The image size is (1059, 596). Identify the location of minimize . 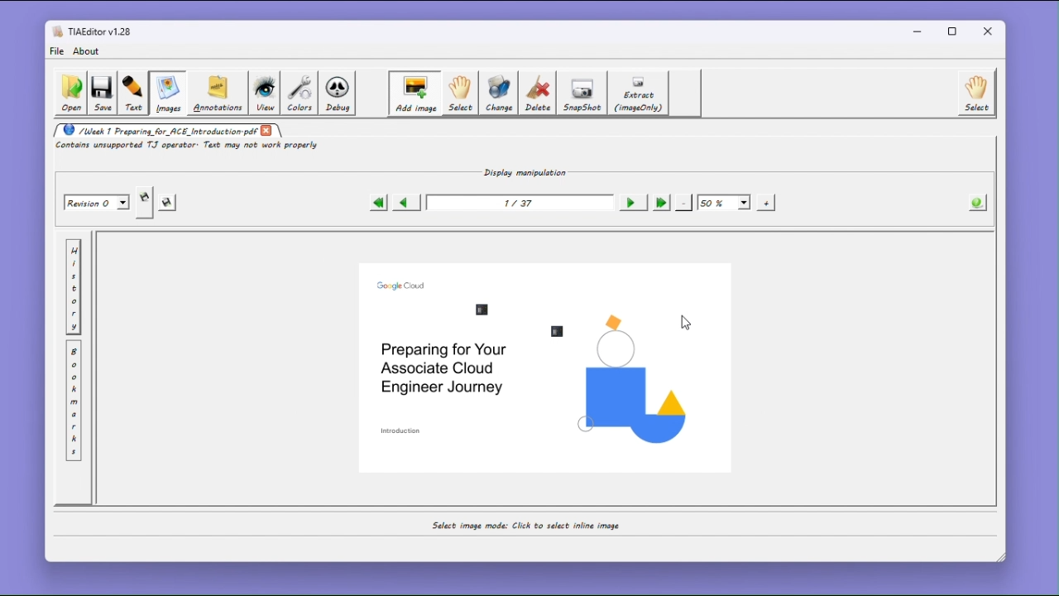
(918, 31).